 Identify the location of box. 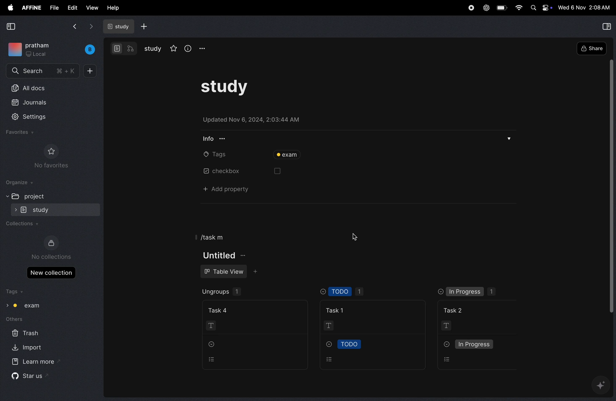
(275, 171).